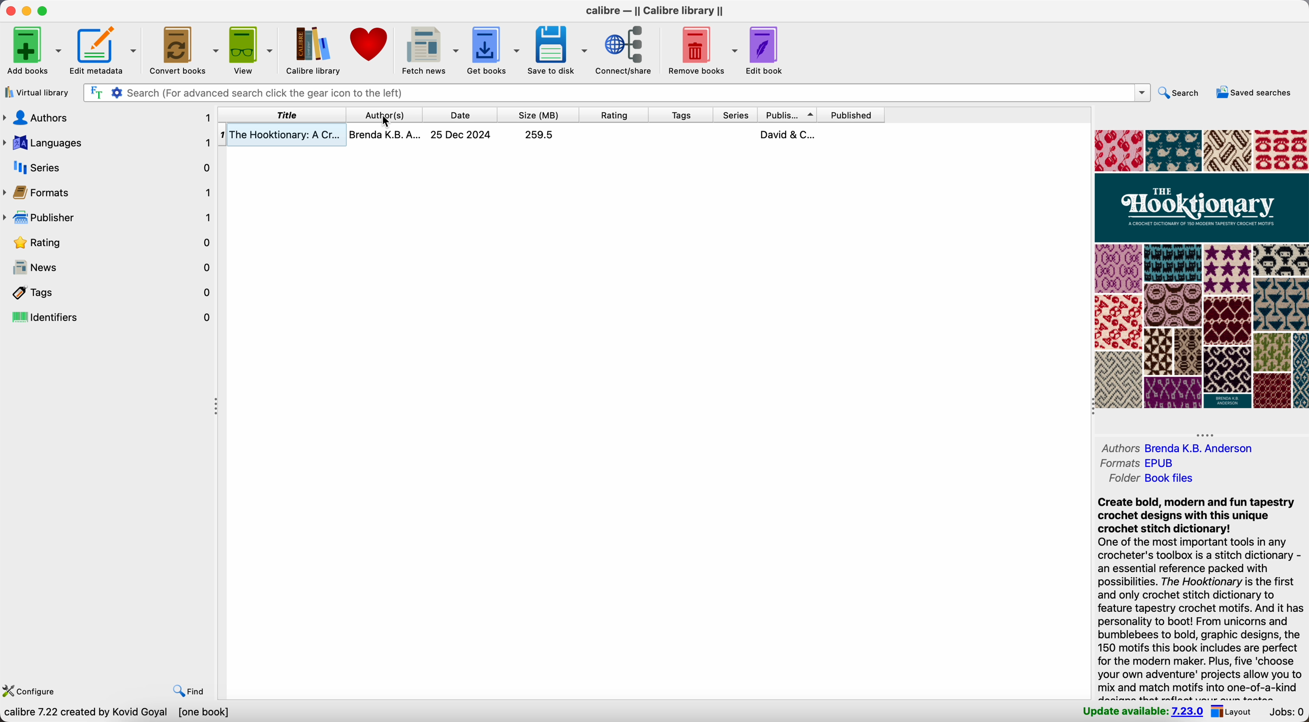 Image resolution: width=1309 pixels, height=722 pixels. I want to click on edit metadata, so click(104, 48).